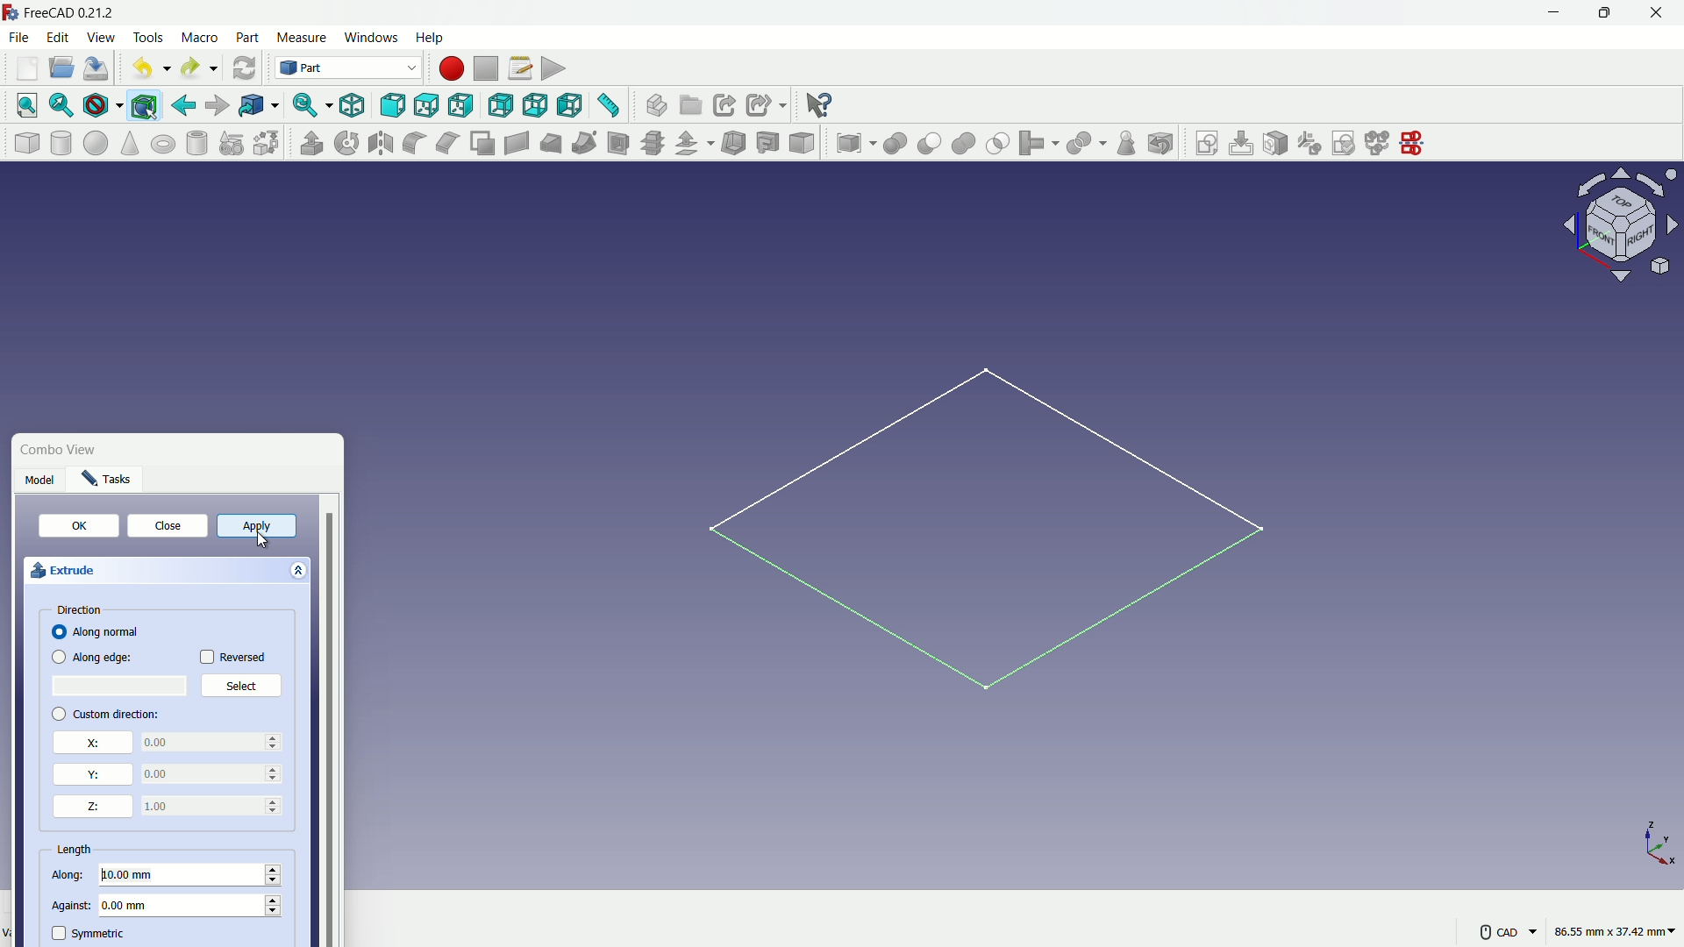  What do you see at coordinates (72, 875) in the screenshot?
I see `along length` at bounding box center [72, 875].